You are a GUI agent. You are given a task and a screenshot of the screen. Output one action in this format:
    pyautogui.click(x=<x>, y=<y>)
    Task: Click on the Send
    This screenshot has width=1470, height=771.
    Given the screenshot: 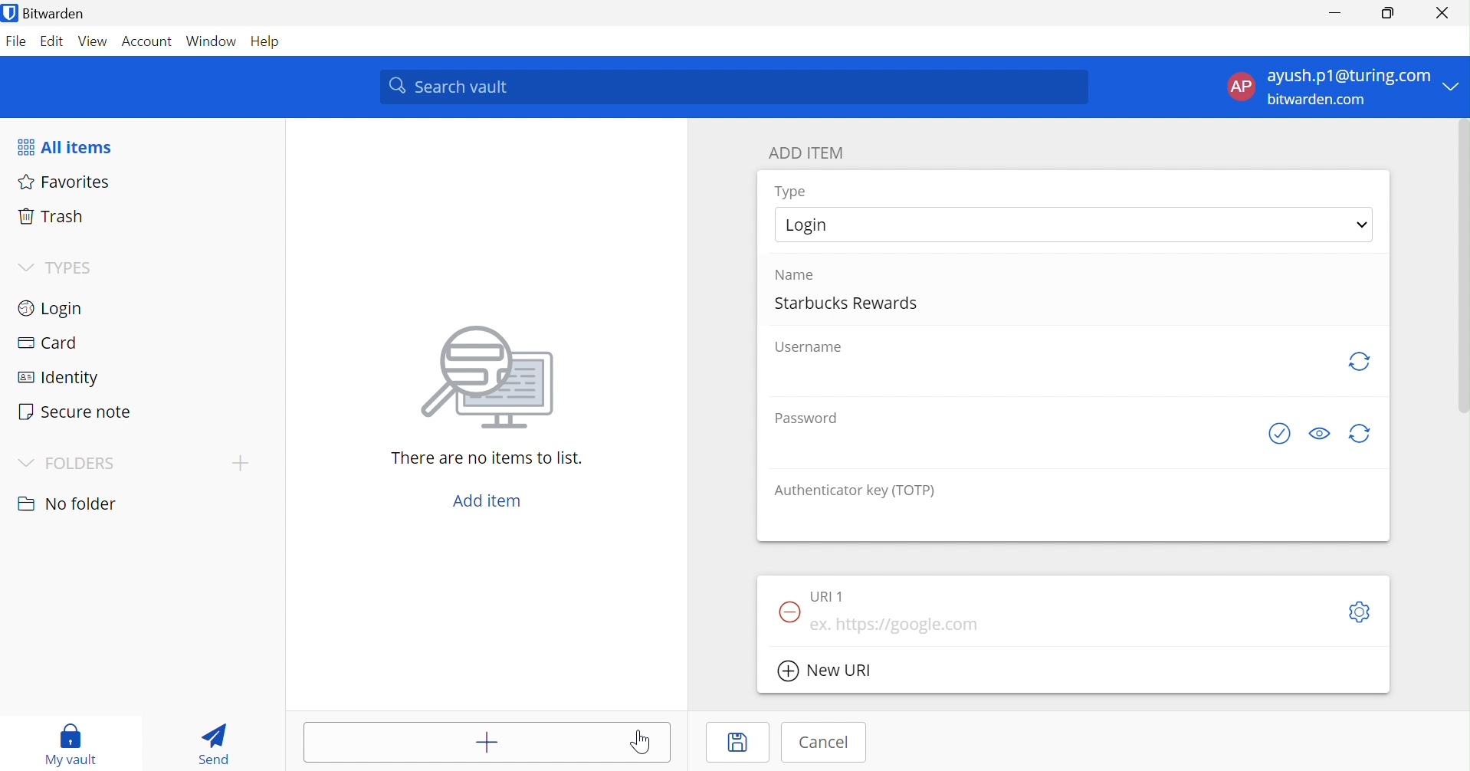 What is the action you would take?
    pyautogui.click(x=218, y=743)
    